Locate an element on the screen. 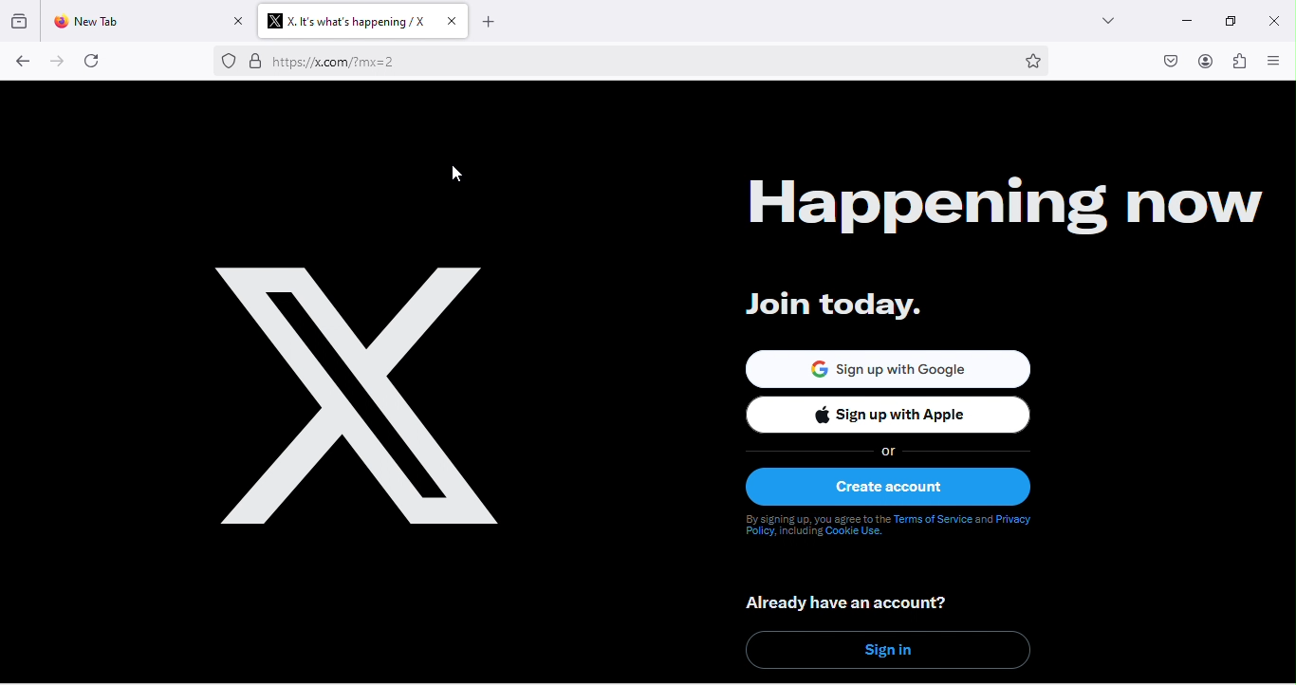 Image resolution: width=1296 pixels, height=685 pixels. happening now is located at coordinates (984, 203).